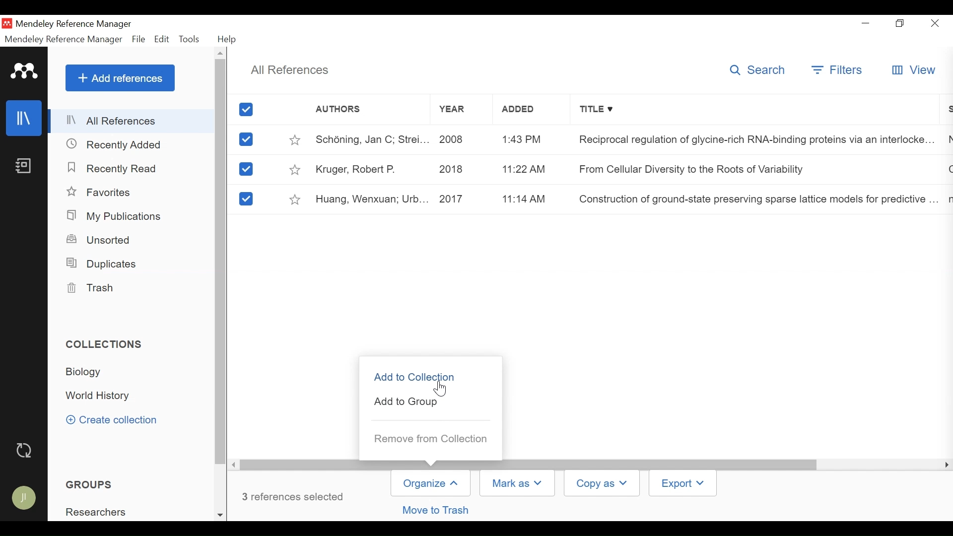 Image resolution: width=953 pixels, height=536 pixels. Describe the element at coordinates (23, 167) in the screenshot. I see `Notebook` at that location.